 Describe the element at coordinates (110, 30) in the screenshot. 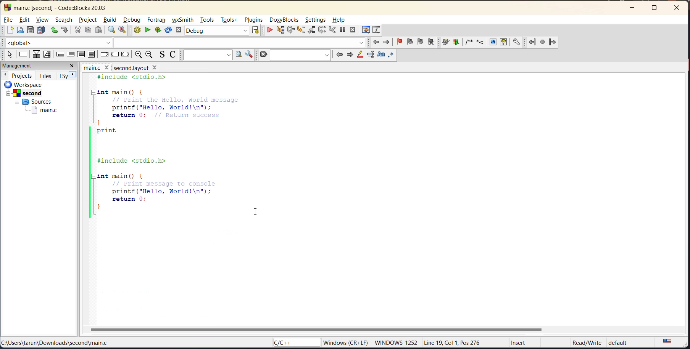

I see `find` at that location.